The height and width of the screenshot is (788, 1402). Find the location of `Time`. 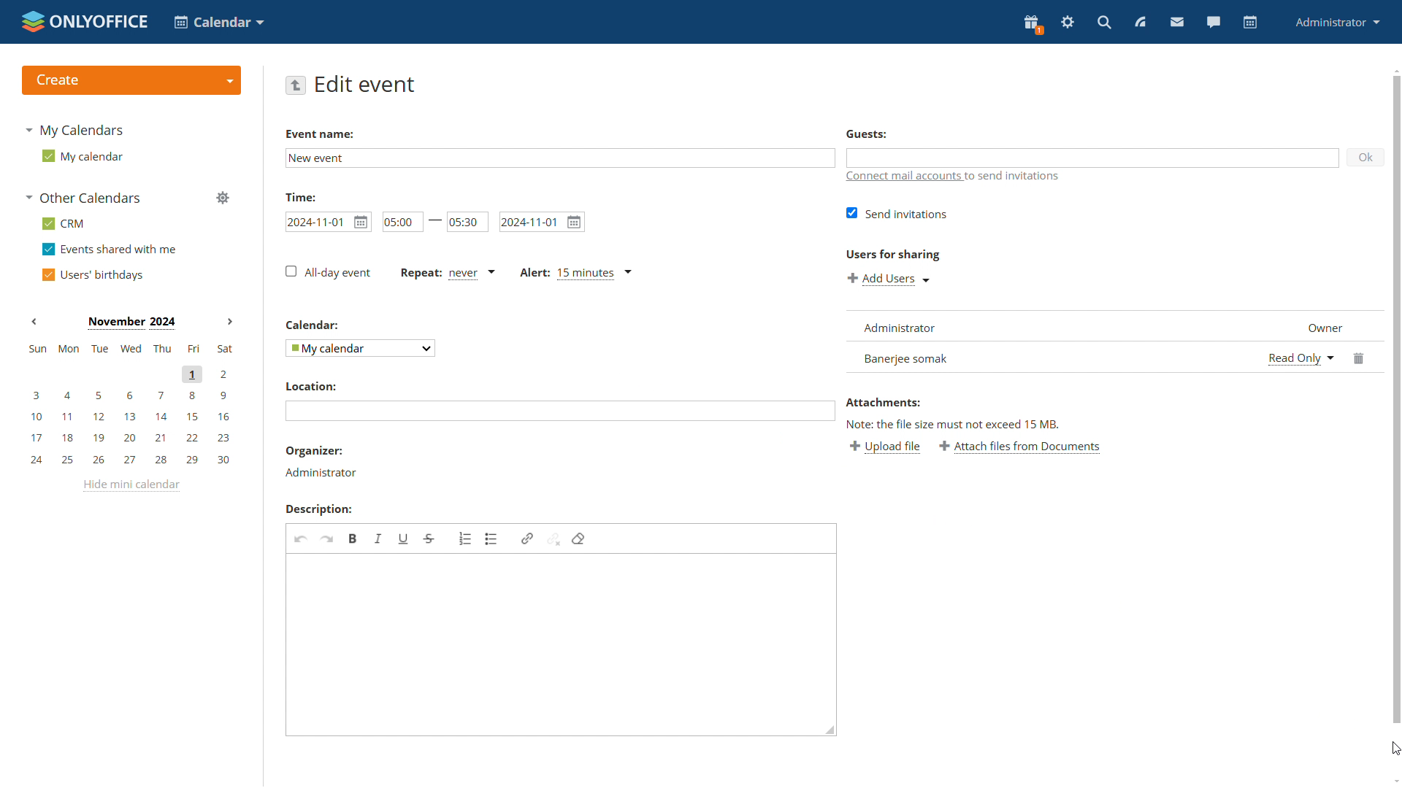

Time is located at coordinates (302, 196).